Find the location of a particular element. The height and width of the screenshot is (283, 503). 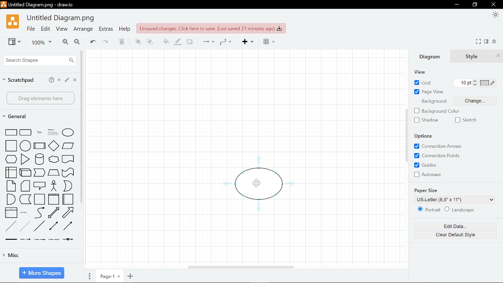

Table is located at coordinates (267, 41).